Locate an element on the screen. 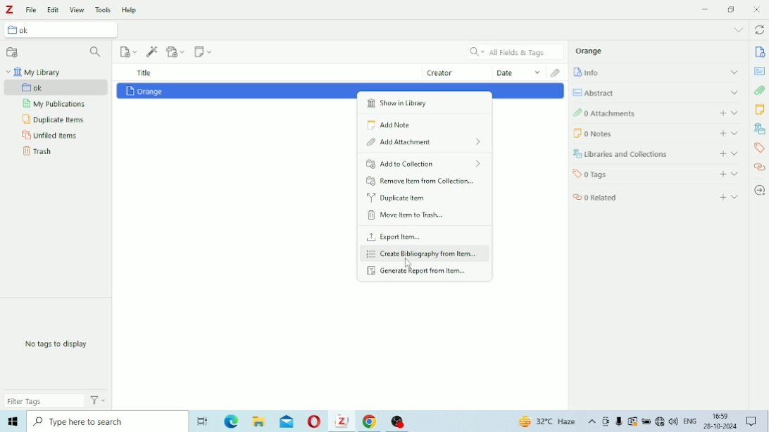 The width and height of the screenshot is (769, 432). Libraries and Collections is located at coordinates (759, 128).